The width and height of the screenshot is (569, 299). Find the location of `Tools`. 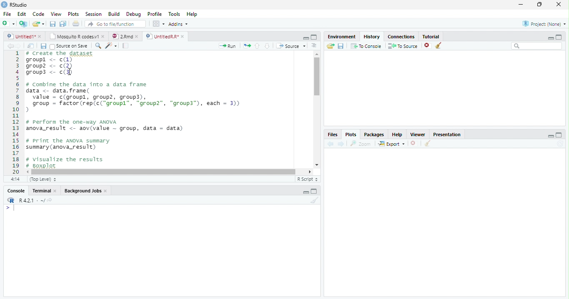

Tools is located at coordinates (175, 14).